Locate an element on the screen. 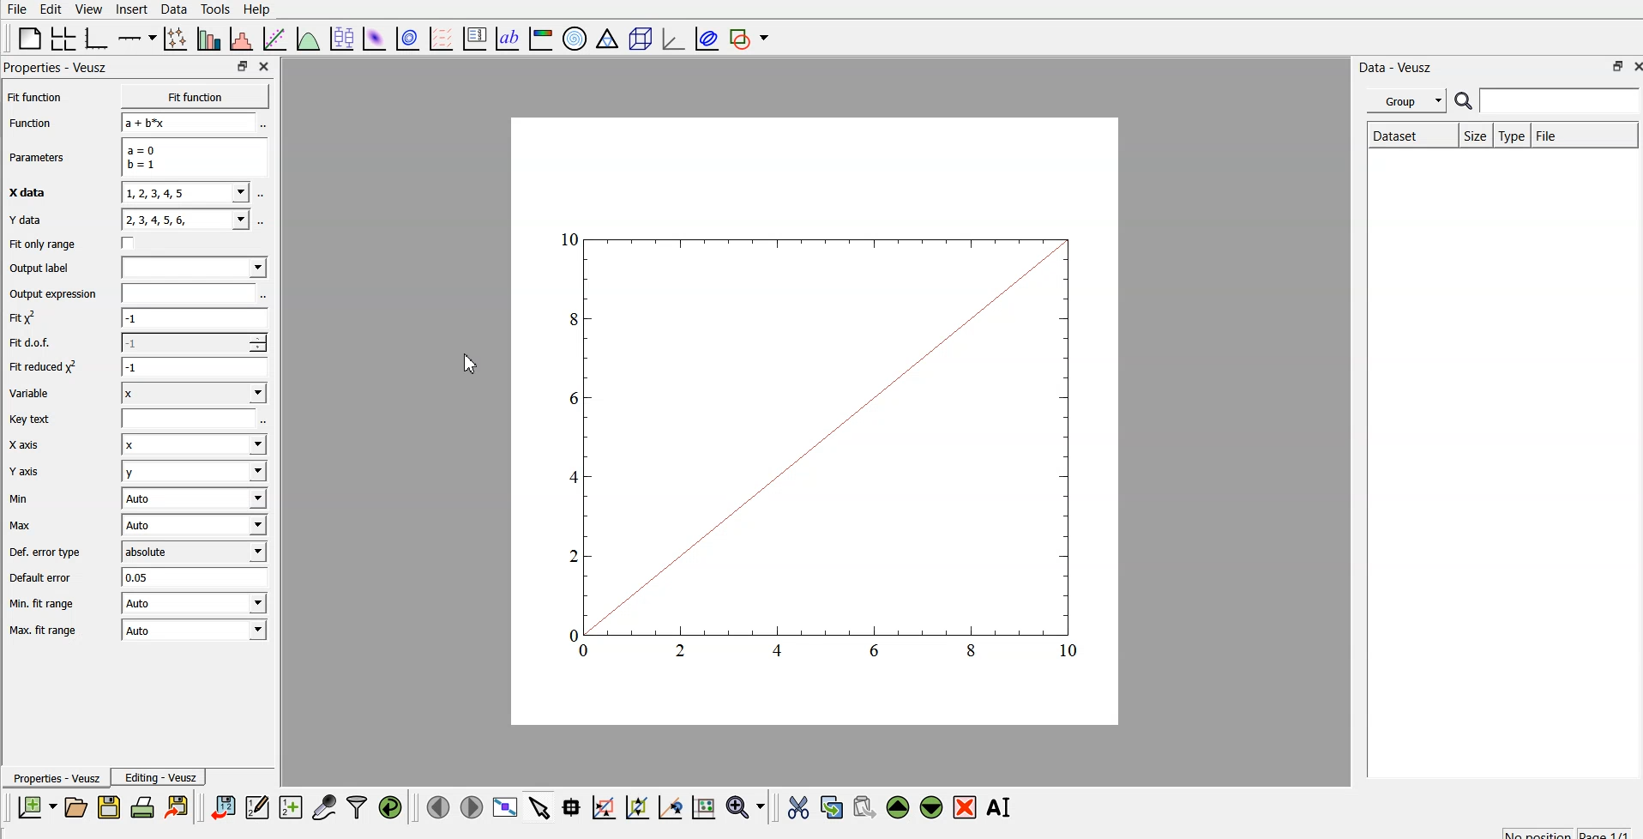 Image resolution: width=1643 pixels, height=839 pixels. y is located at coordinates (196, 471).